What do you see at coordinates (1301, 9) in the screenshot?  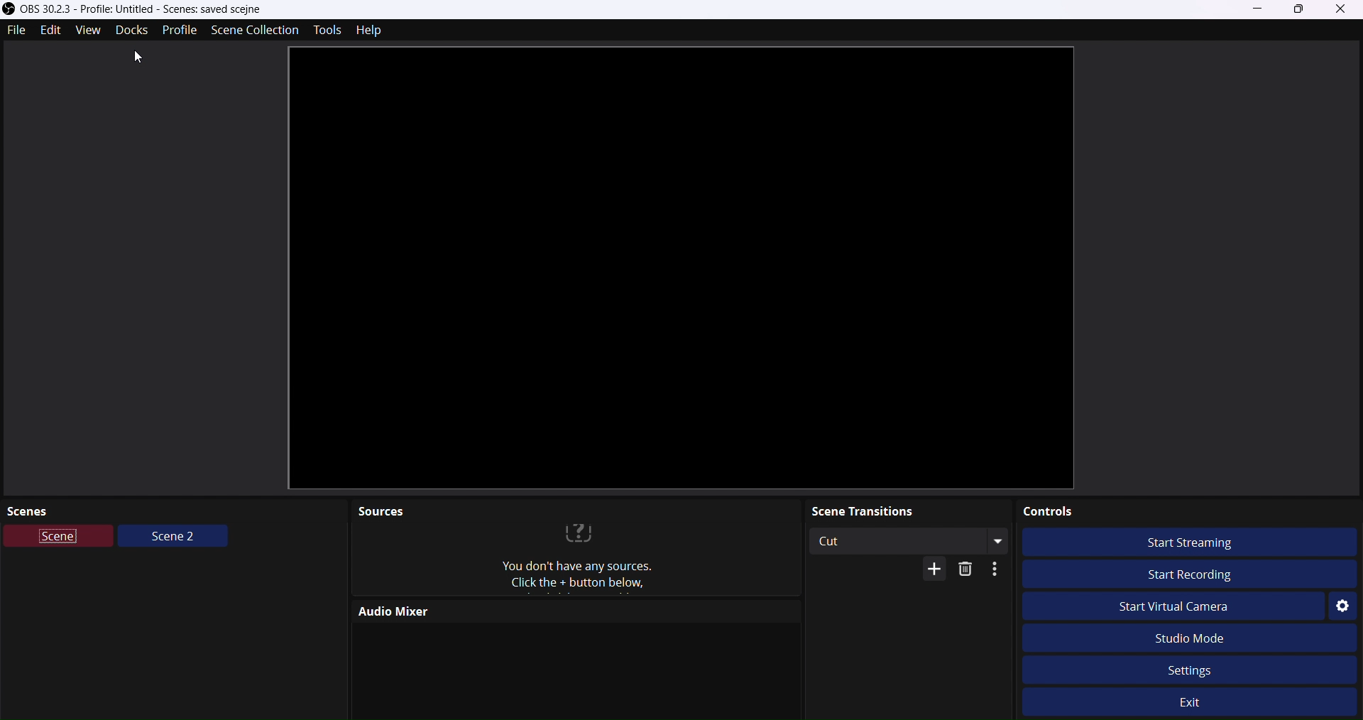 I see `Box` at bounding box center [1301, 9].